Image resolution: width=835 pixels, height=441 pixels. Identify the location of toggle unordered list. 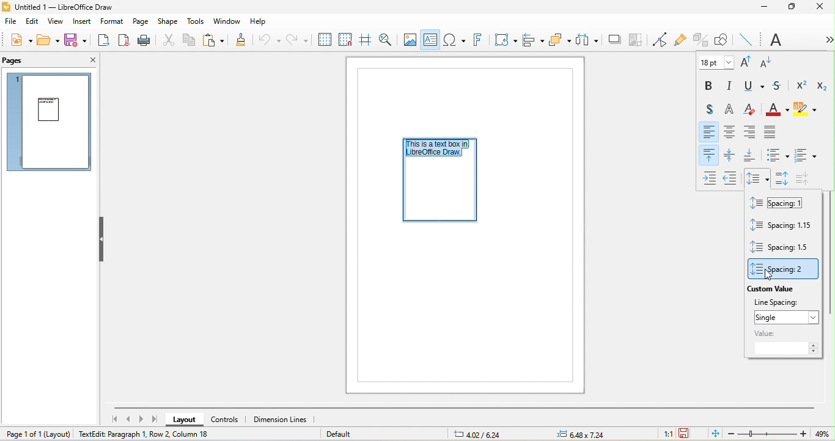
(776, 154).